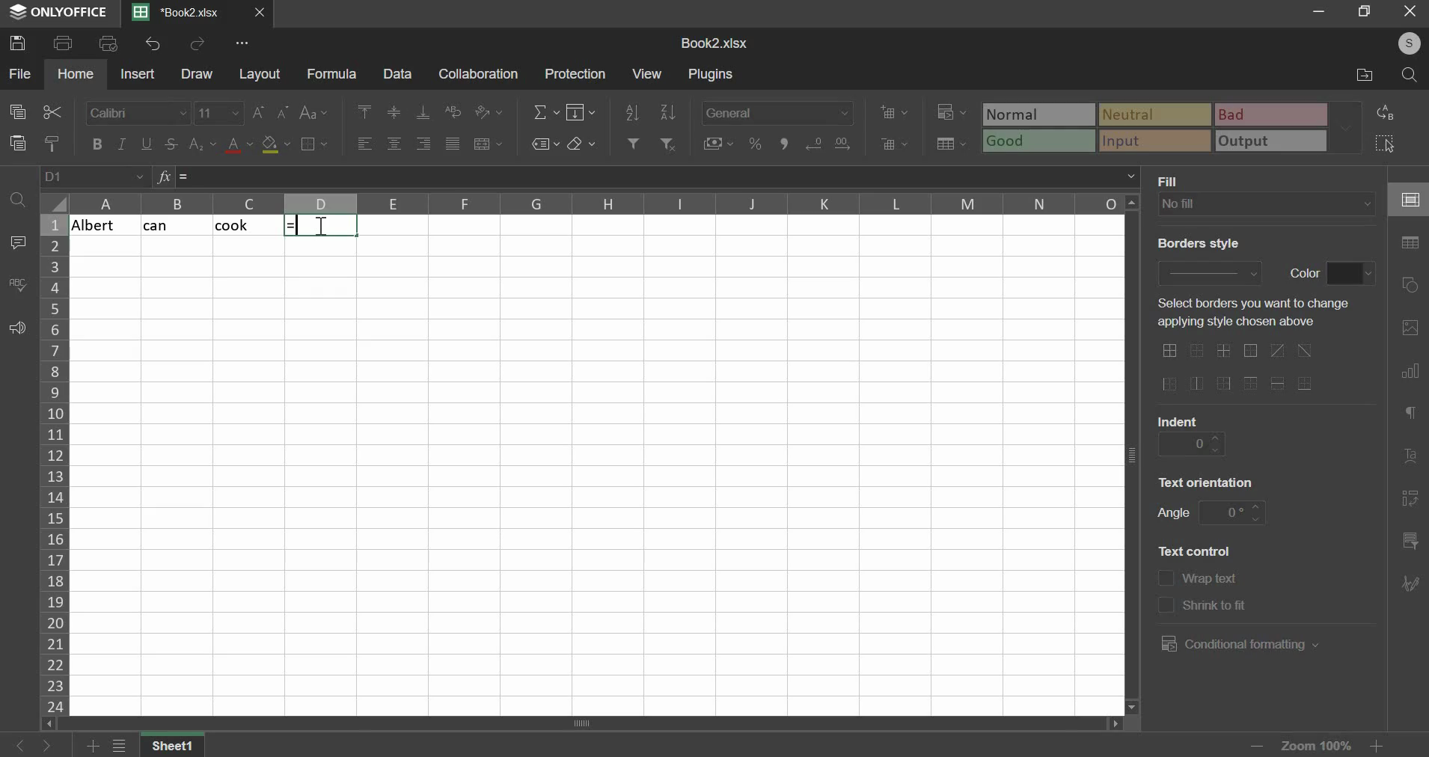  I want to click on align left, so click(364, 144).